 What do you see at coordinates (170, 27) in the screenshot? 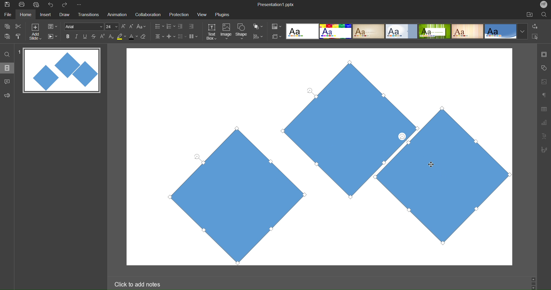
I see `Number List` at bounding box center [170, 27].